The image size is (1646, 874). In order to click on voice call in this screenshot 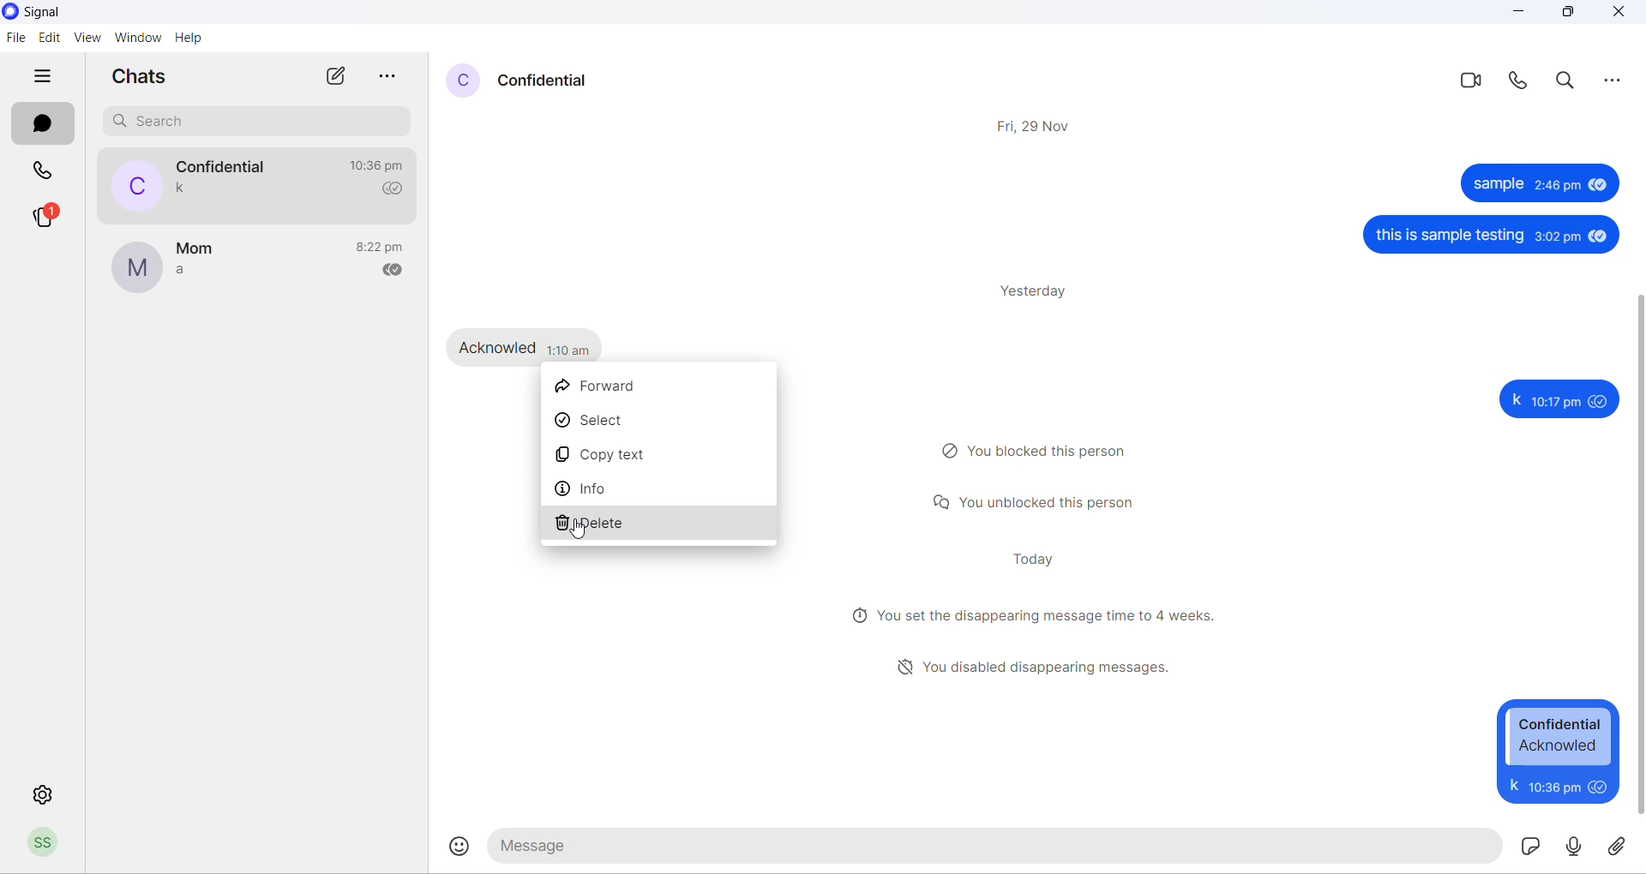, I will do `click(1517, 81)`.